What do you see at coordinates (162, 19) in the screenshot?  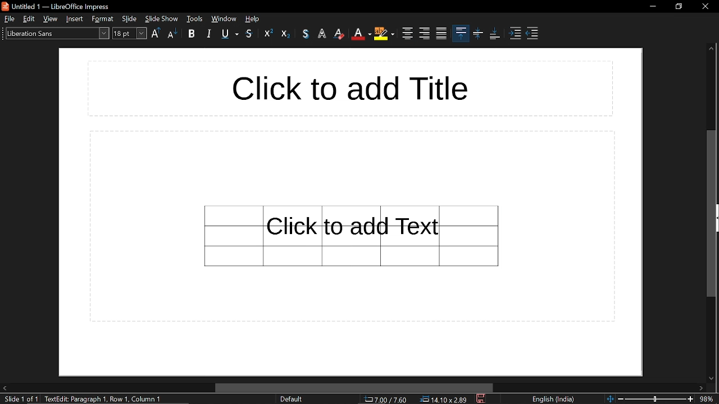 I see `slide show` at bounding box center [162, 19].